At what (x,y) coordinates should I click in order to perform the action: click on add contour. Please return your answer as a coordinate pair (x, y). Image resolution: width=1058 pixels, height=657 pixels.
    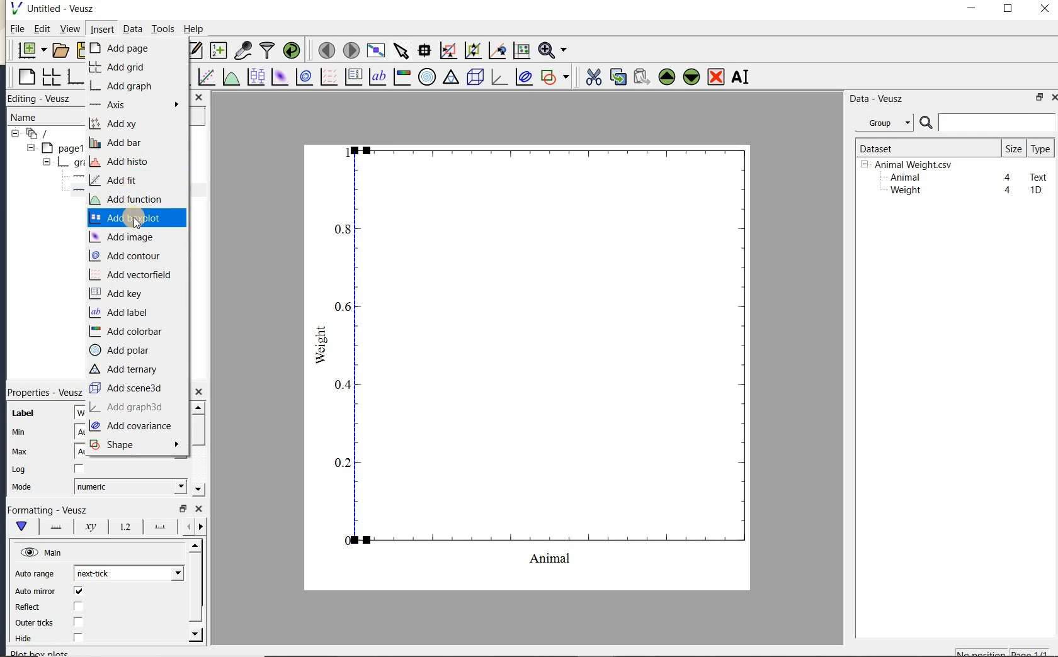
    Looking at the image, I should click on (130, 256).